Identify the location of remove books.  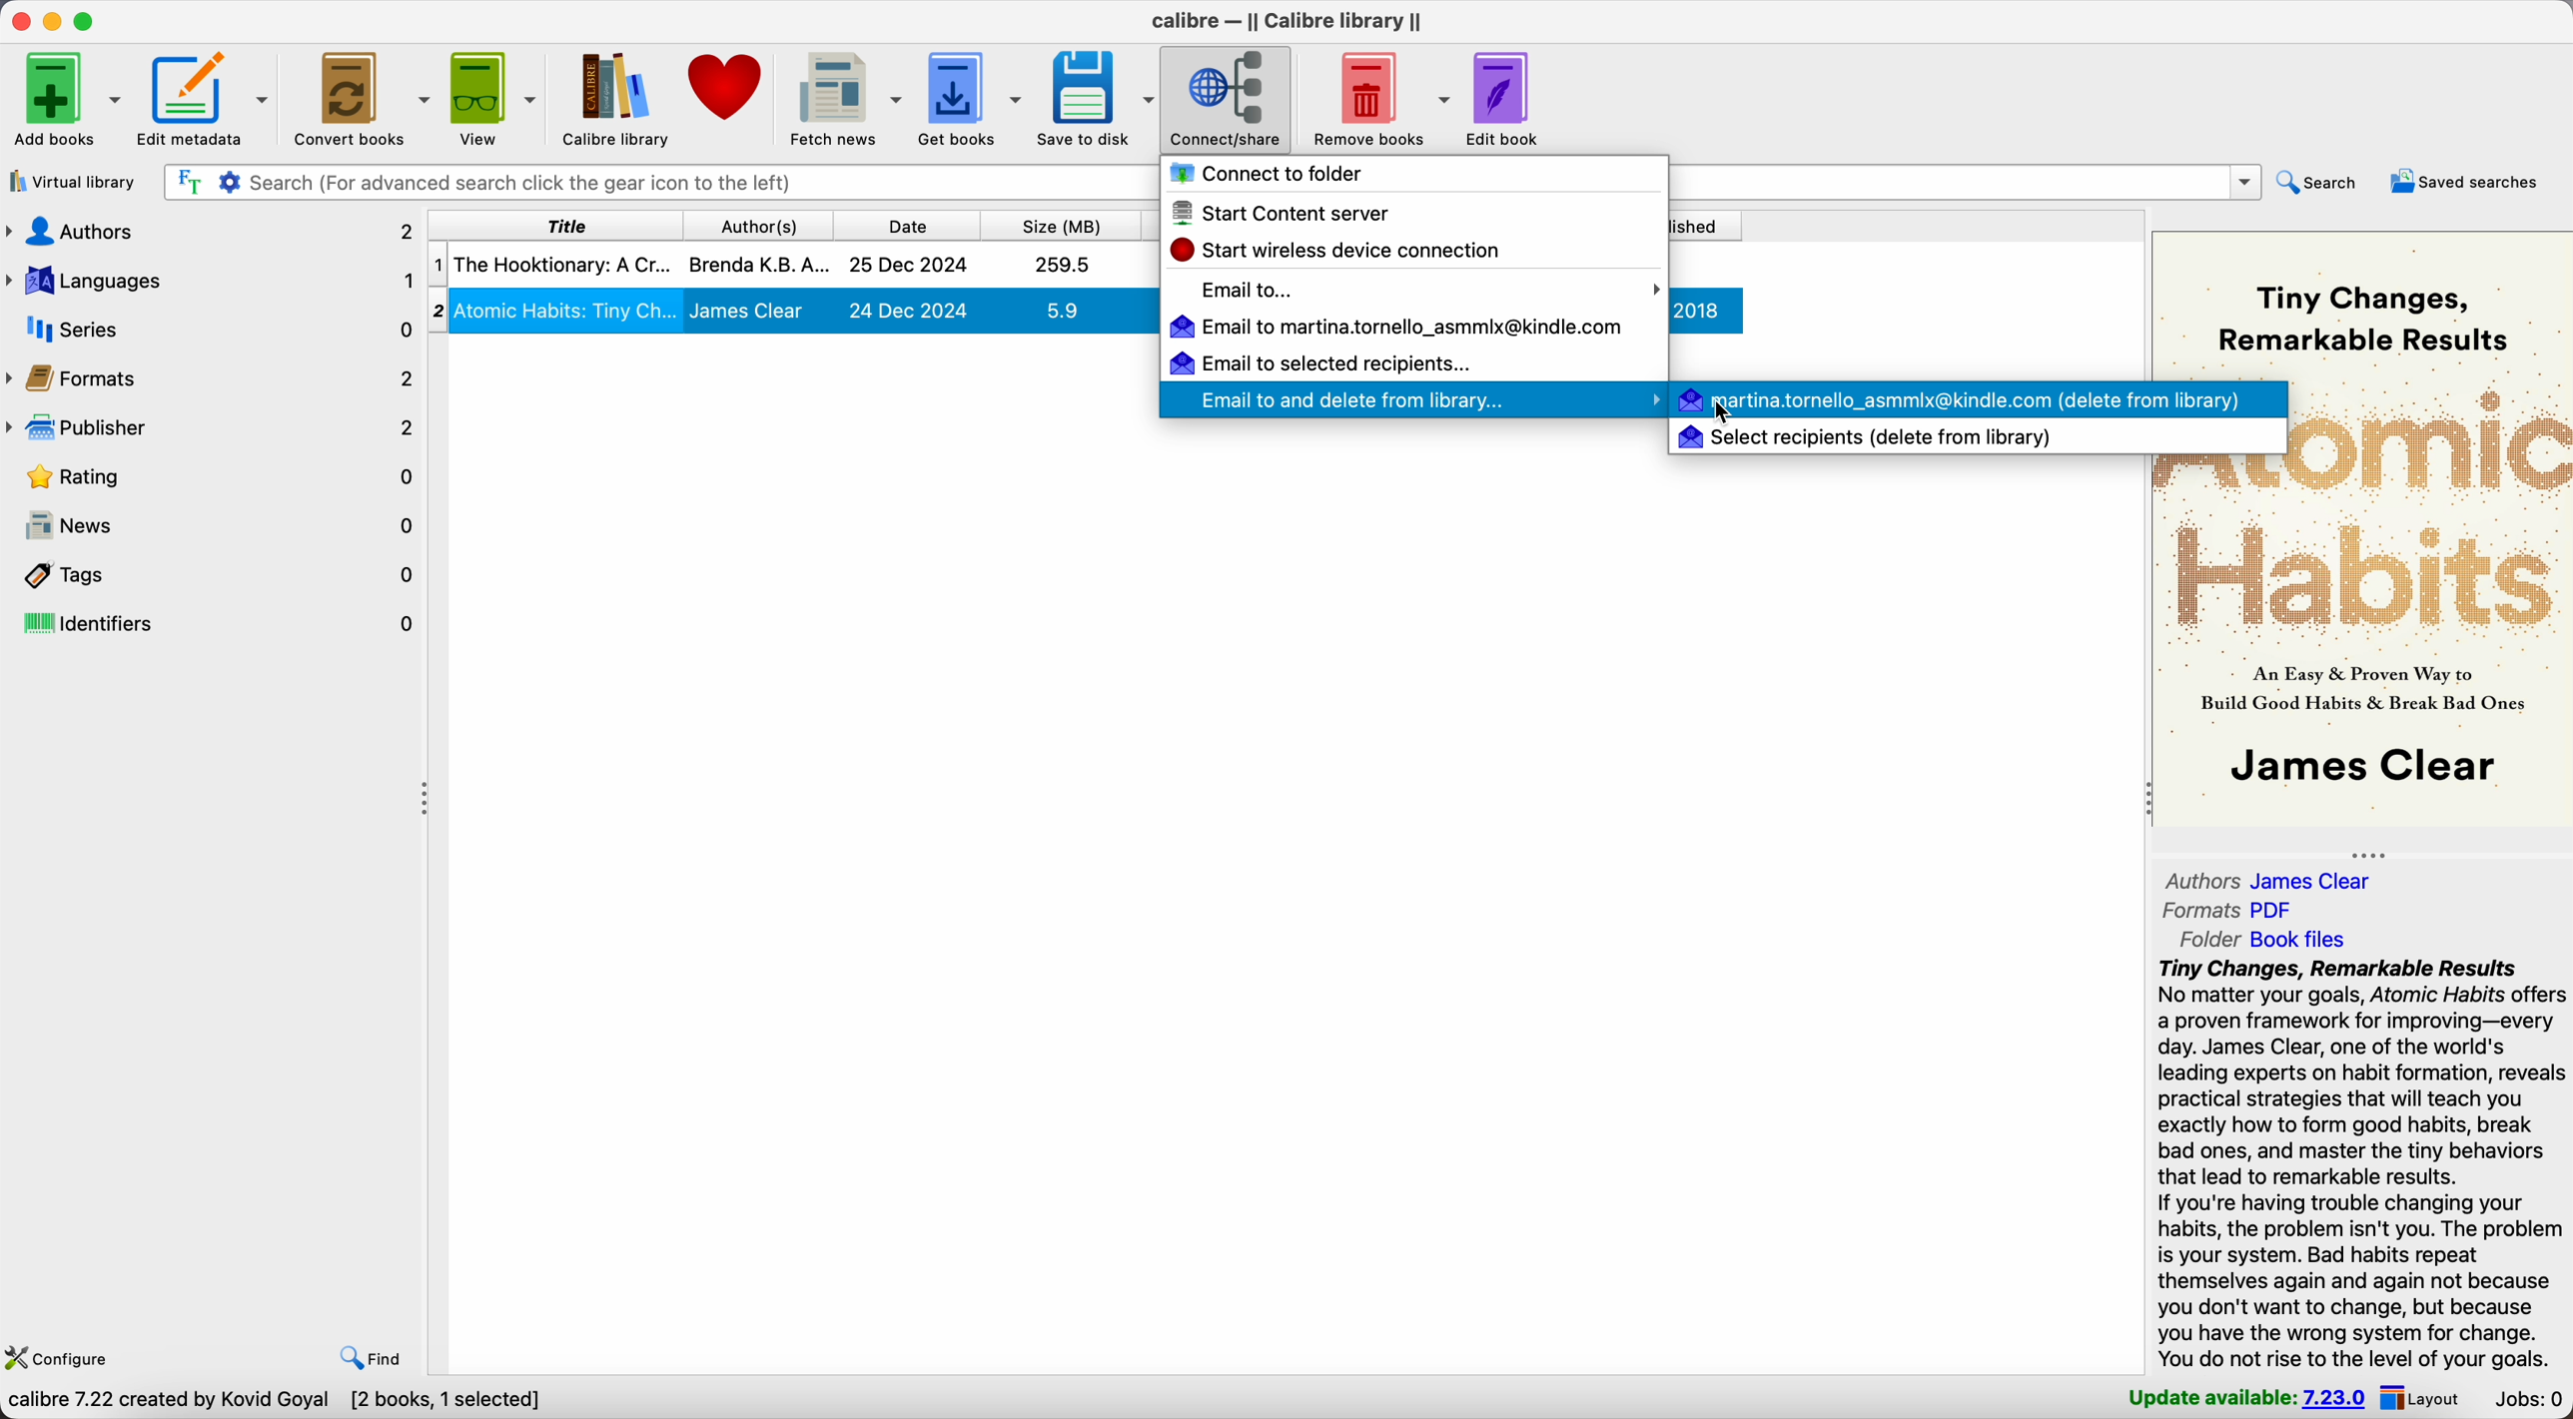
(1376, 97).